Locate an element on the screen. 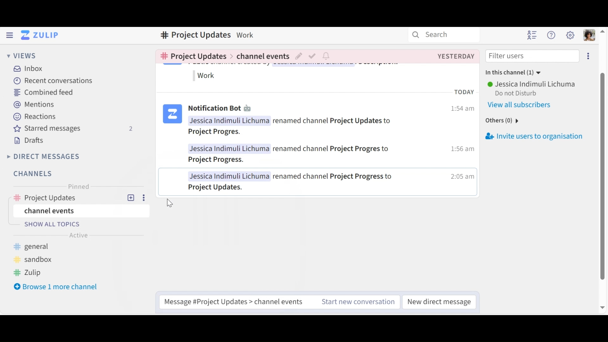 Image resolution: width=608 pixels, height=342 pixels. Browser 1 more channel is located at coordinates (55, 286).